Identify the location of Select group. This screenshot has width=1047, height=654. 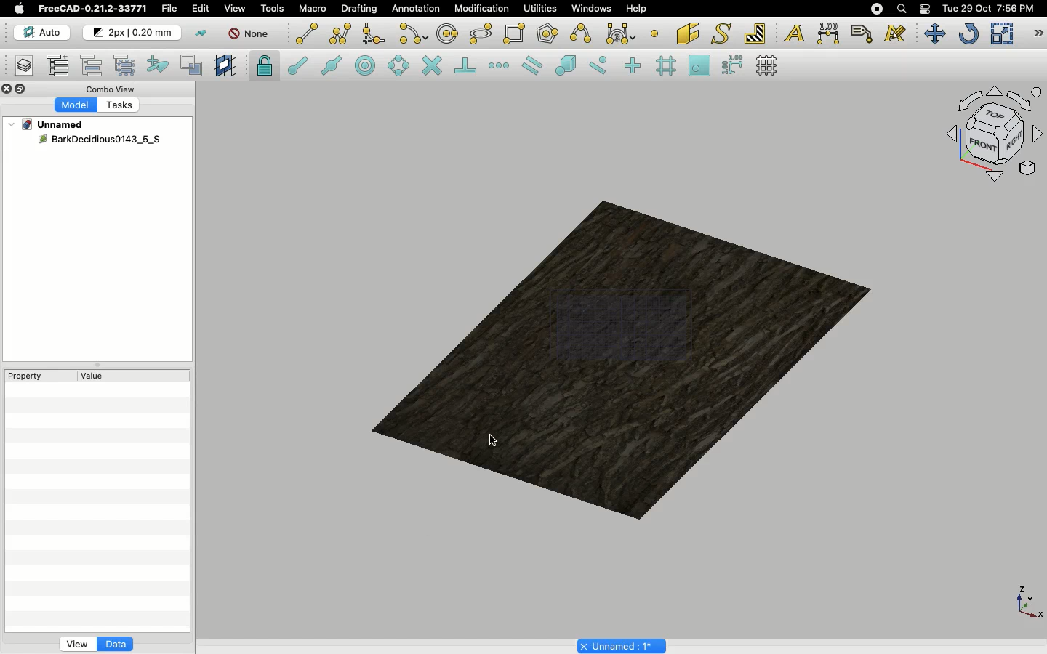
(126, 64).